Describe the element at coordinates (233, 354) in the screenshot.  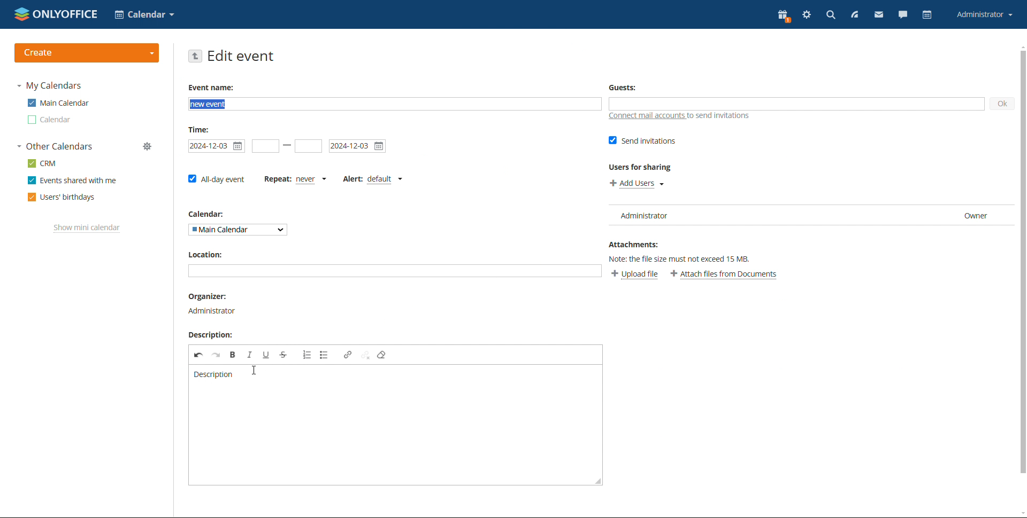
I see `bold` at that location.